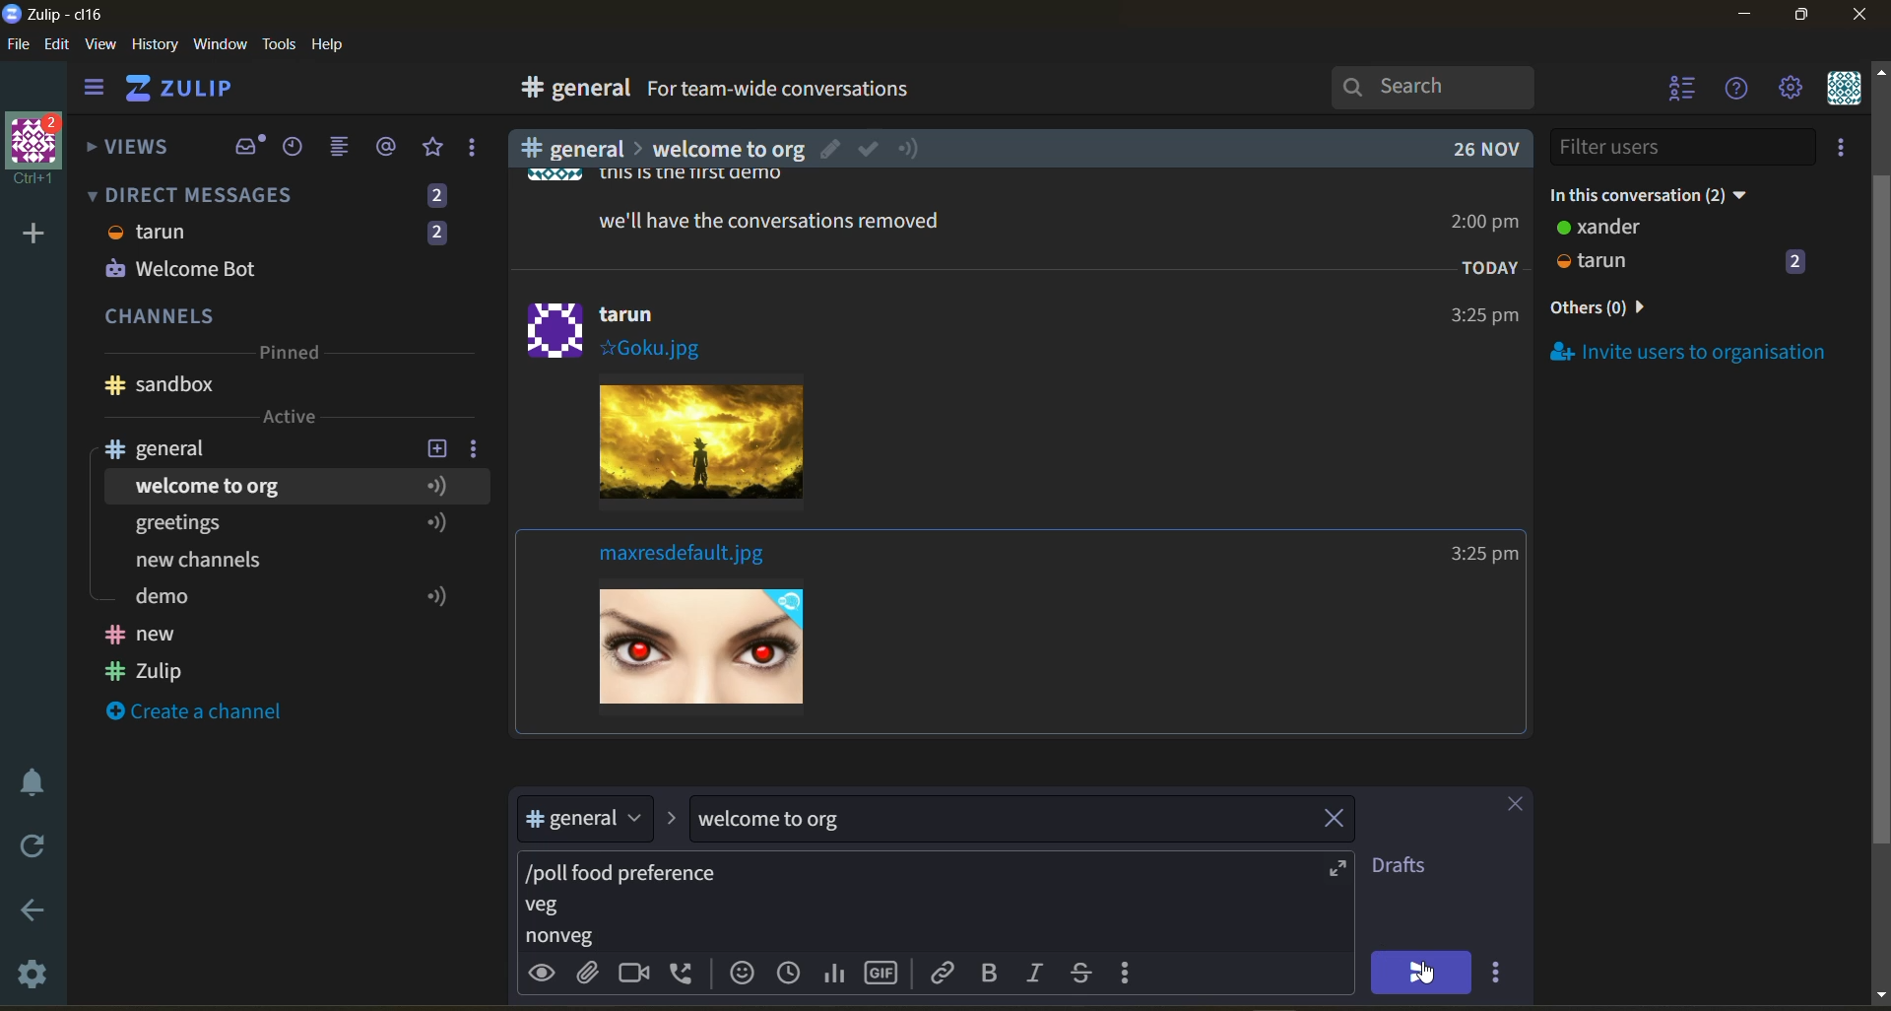 The image size is (1891, 1011). I want to click on , so click(760, 221).